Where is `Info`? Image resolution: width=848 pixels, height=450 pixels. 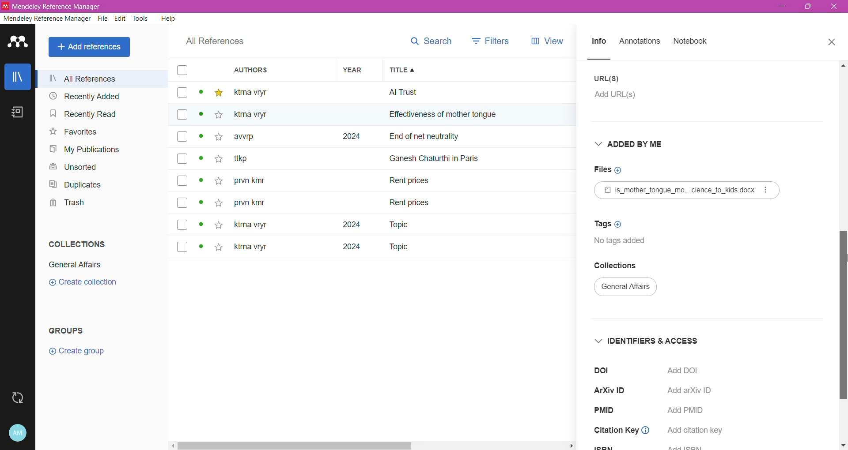
Info is located at coordinates (598, 42).